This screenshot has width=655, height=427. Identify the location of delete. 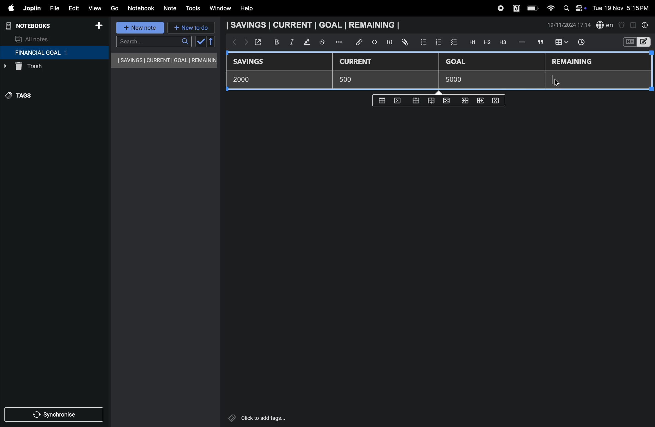
(399, 100).